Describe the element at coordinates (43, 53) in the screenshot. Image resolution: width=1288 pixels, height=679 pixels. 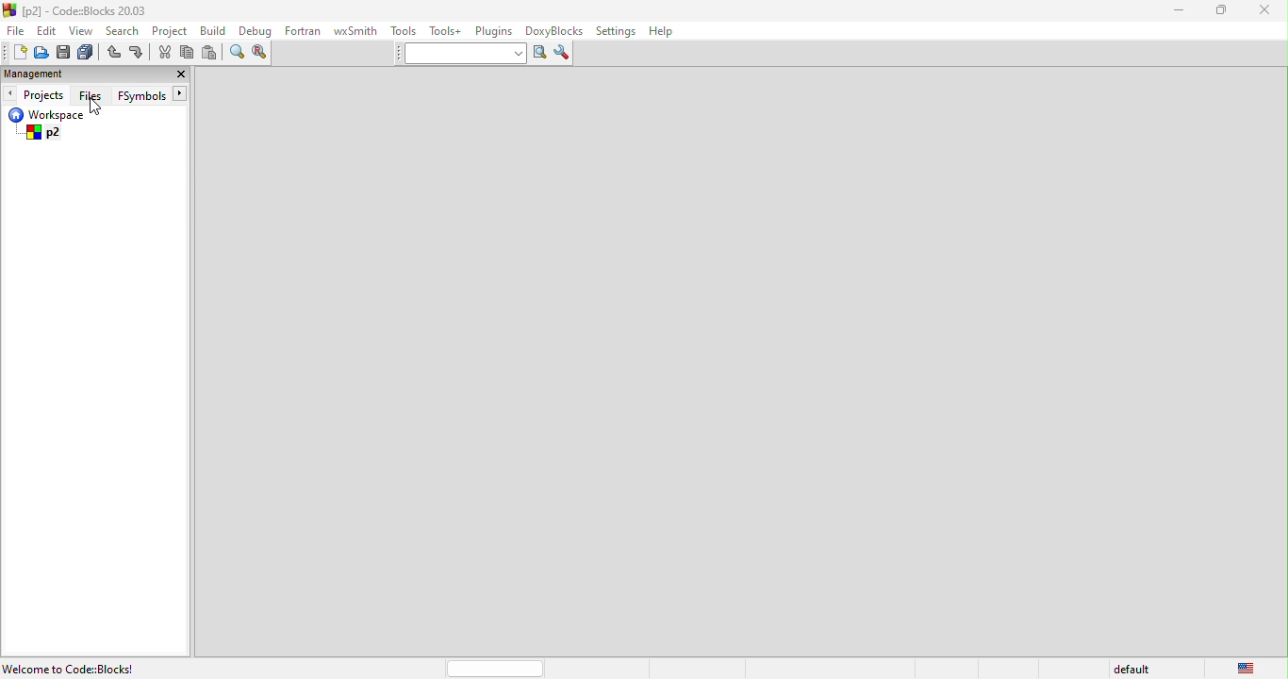
I see `open` at that location.